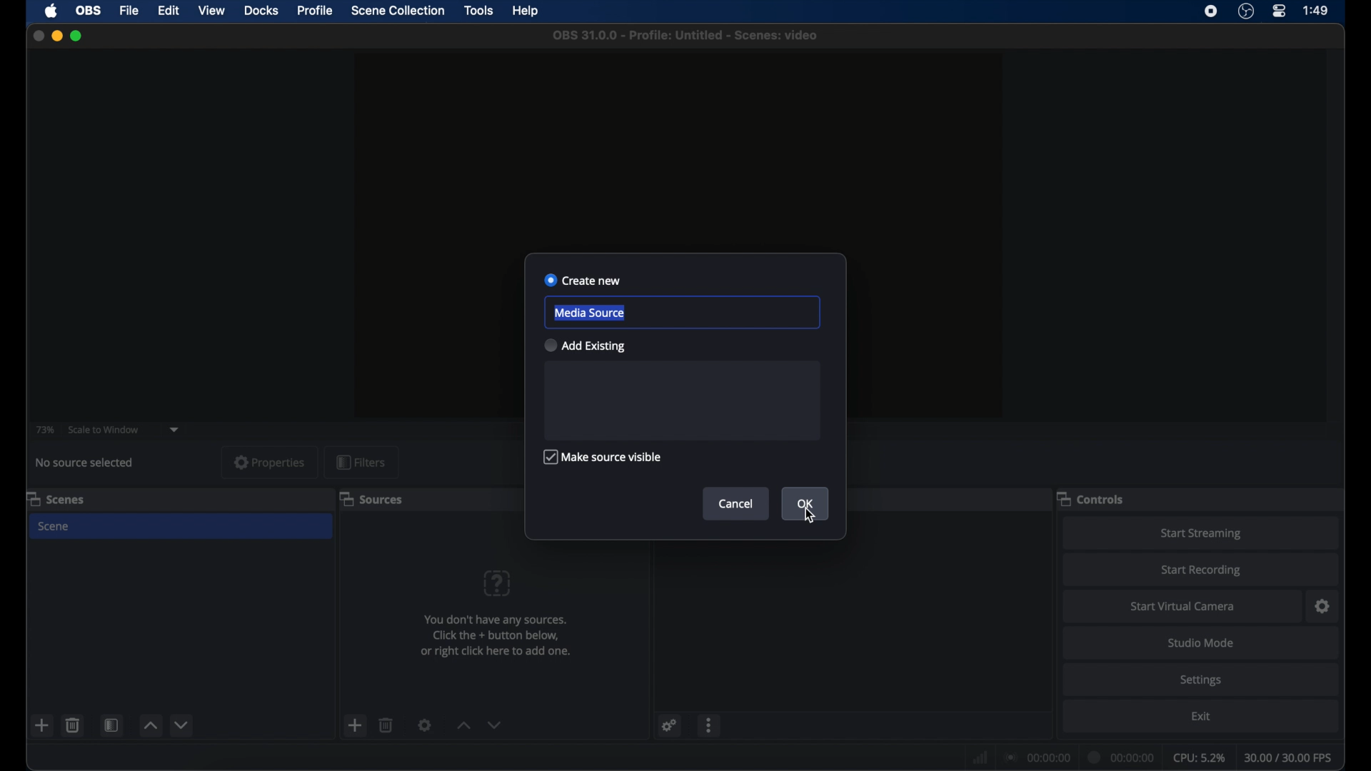  What do you see at coordinates (79, 36) in the screenshot?
I see `maximize` at bounding box center [79, 36].